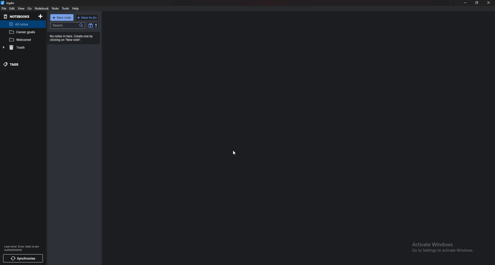 The image size is (495, 265). Describe the element at coordinates (23, 24) in the screenshot. I see `All notes` at that location.